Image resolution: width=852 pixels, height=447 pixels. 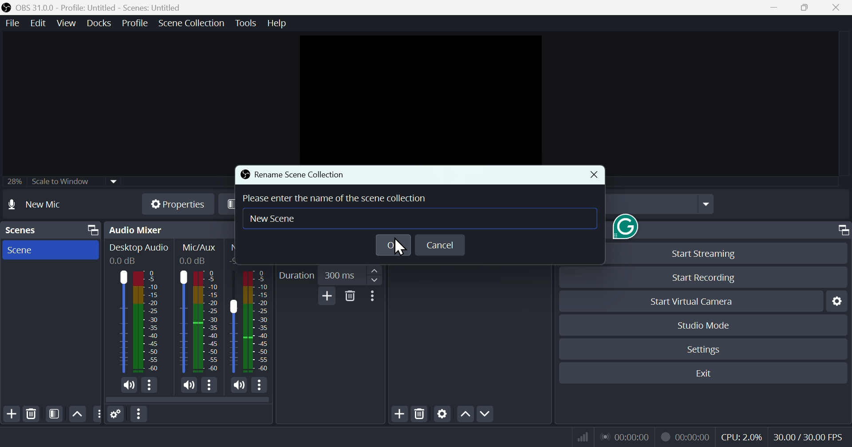 What do you see at coordinates (139, 414) in the screenshot?
I see `More options` at bounding box center [139, 414].